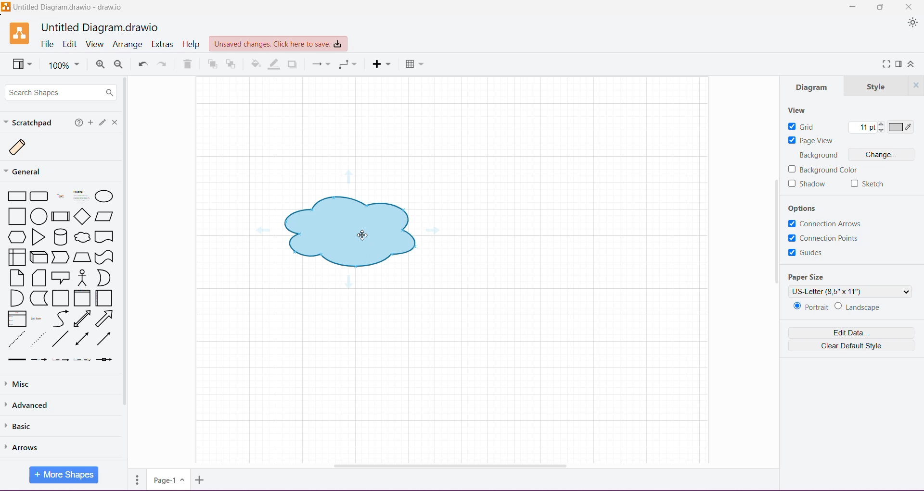 This screenshot has width=924, height=491. I want to click on Extras, so click(163, 44).